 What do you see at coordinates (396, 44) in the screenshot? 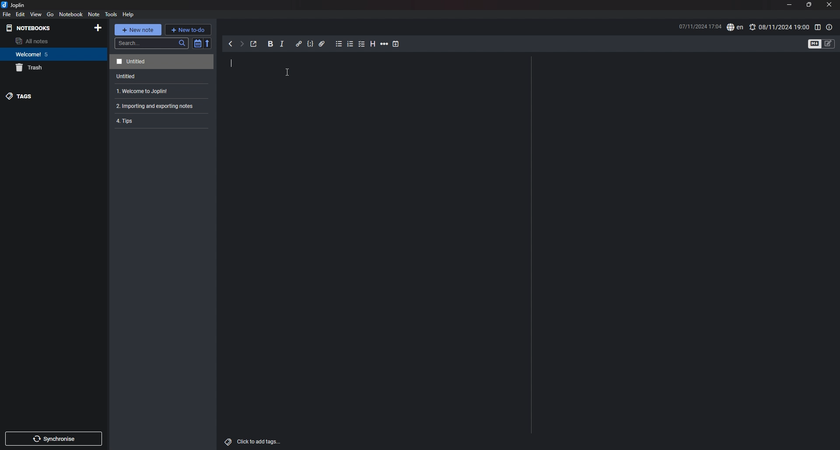
I see `add time` at bounding box center [396, 44].